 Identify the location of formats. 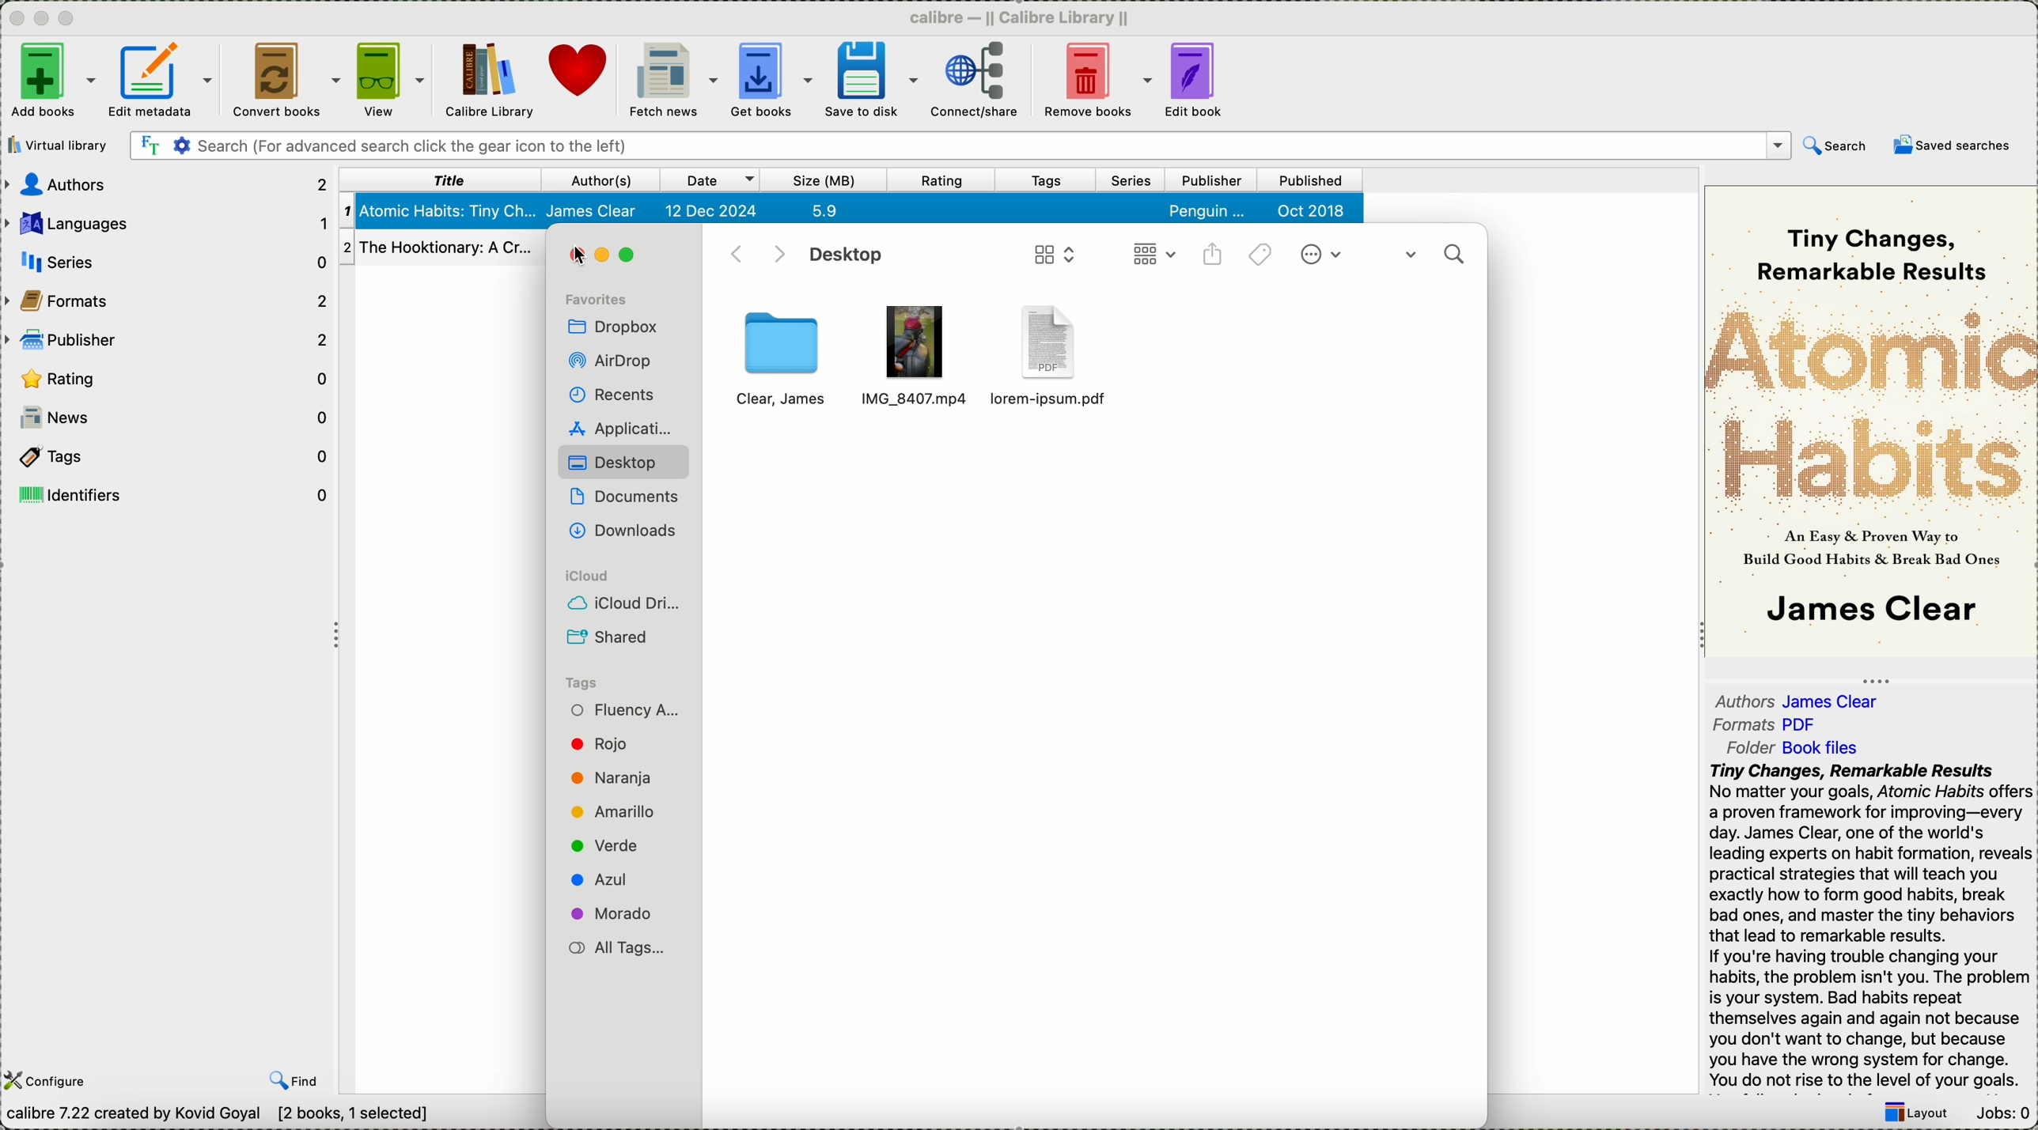
(1769, 726).